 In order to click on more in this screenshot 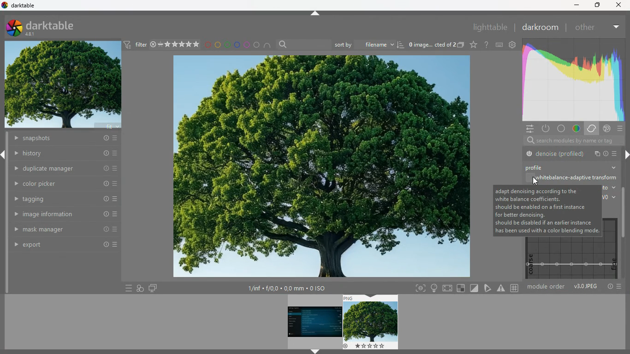, I will do `click(617, 25)`.